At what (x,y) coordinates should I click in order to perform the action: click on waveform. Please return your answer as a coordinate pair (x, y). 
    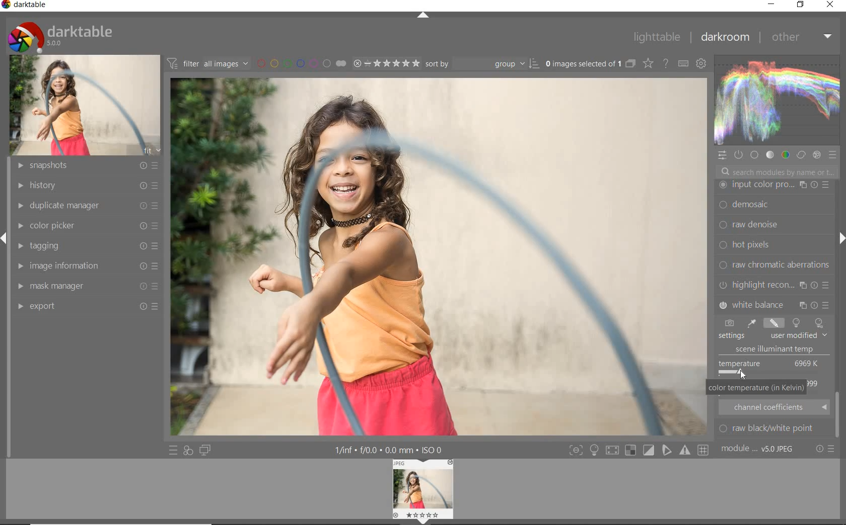
    Looking at the image, I should click on (776, 100).